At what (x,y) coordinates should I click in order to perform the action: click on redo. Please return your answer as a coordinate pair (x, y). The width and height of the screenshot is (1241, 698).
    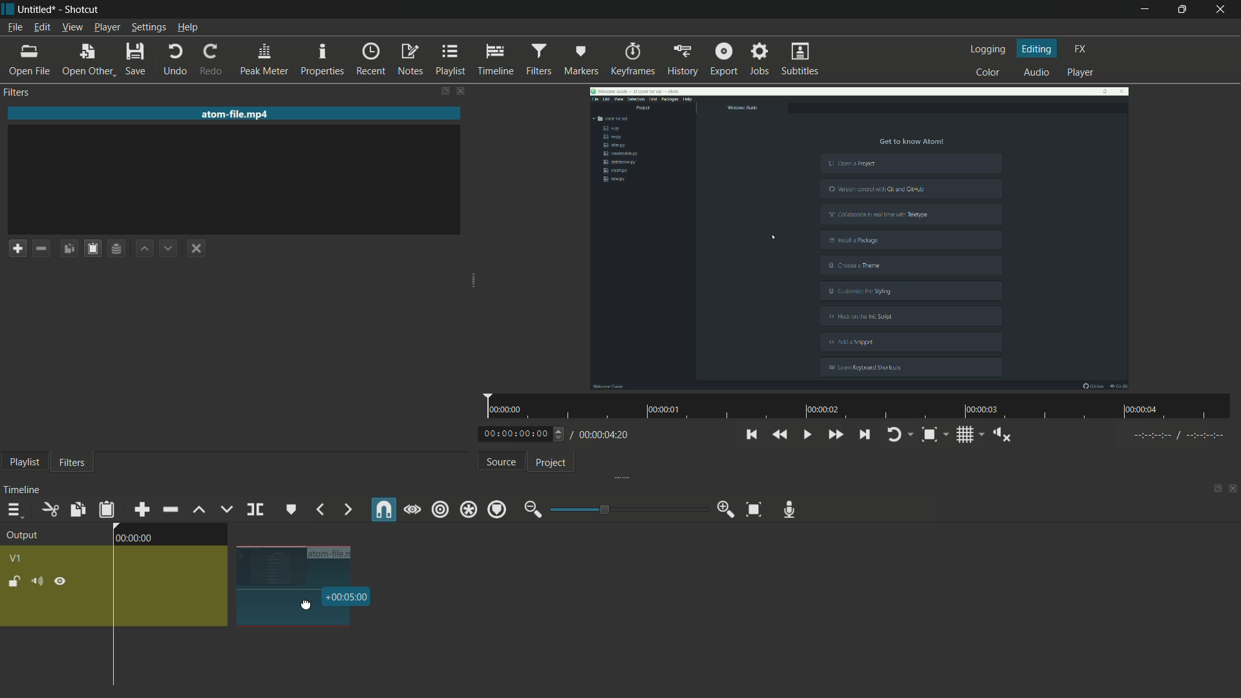
    Looking at the image, I should click on (209, 60).